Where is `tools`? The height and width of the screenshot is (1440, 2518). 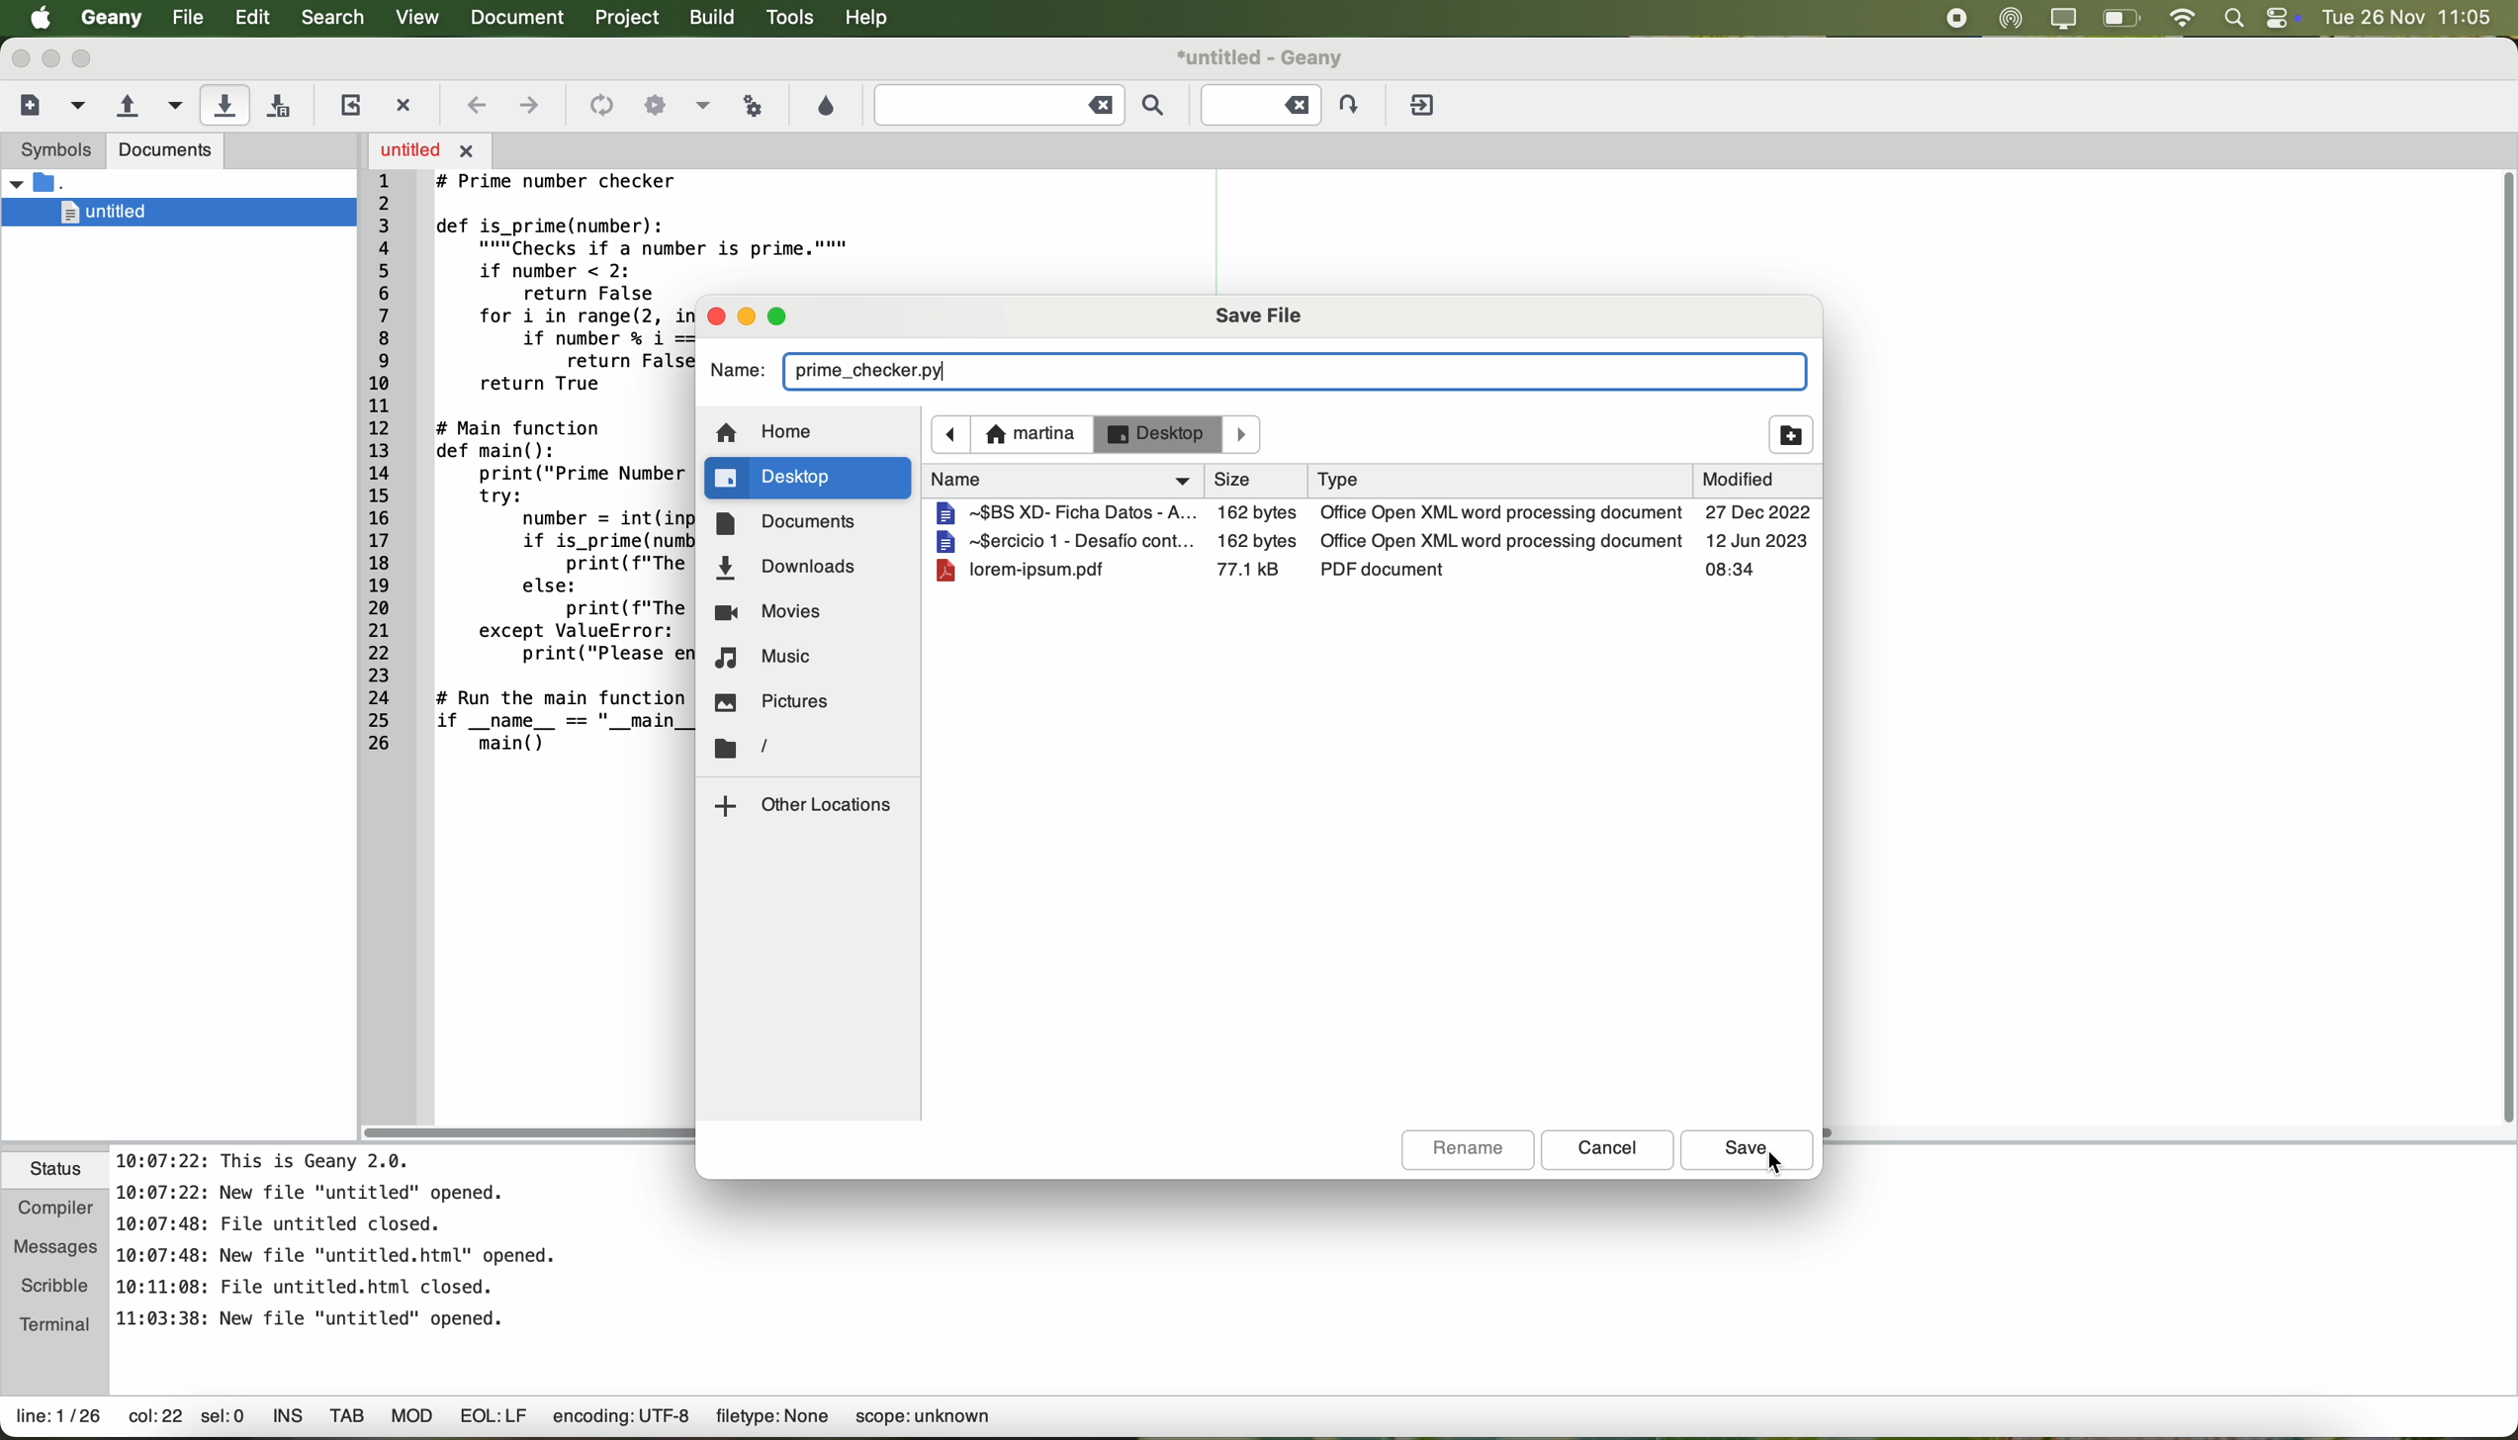
tools is located at coordinates (791, 20).